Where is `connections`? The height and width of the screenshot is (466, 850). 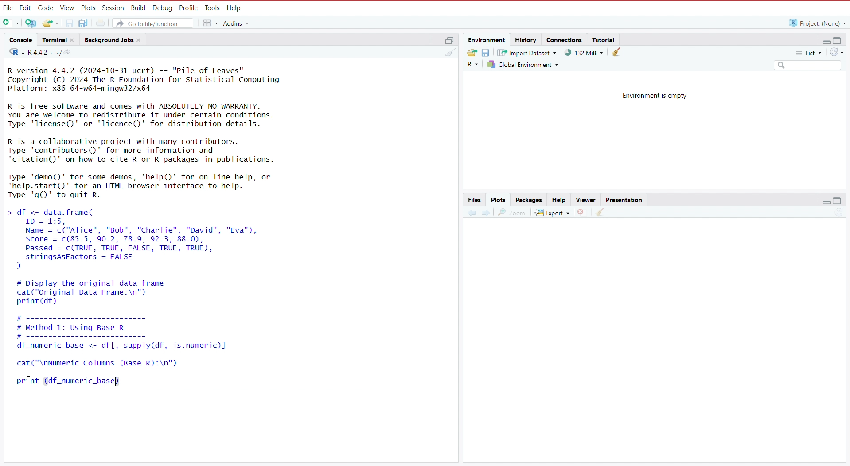 connections is located at coordinates (564, 39).